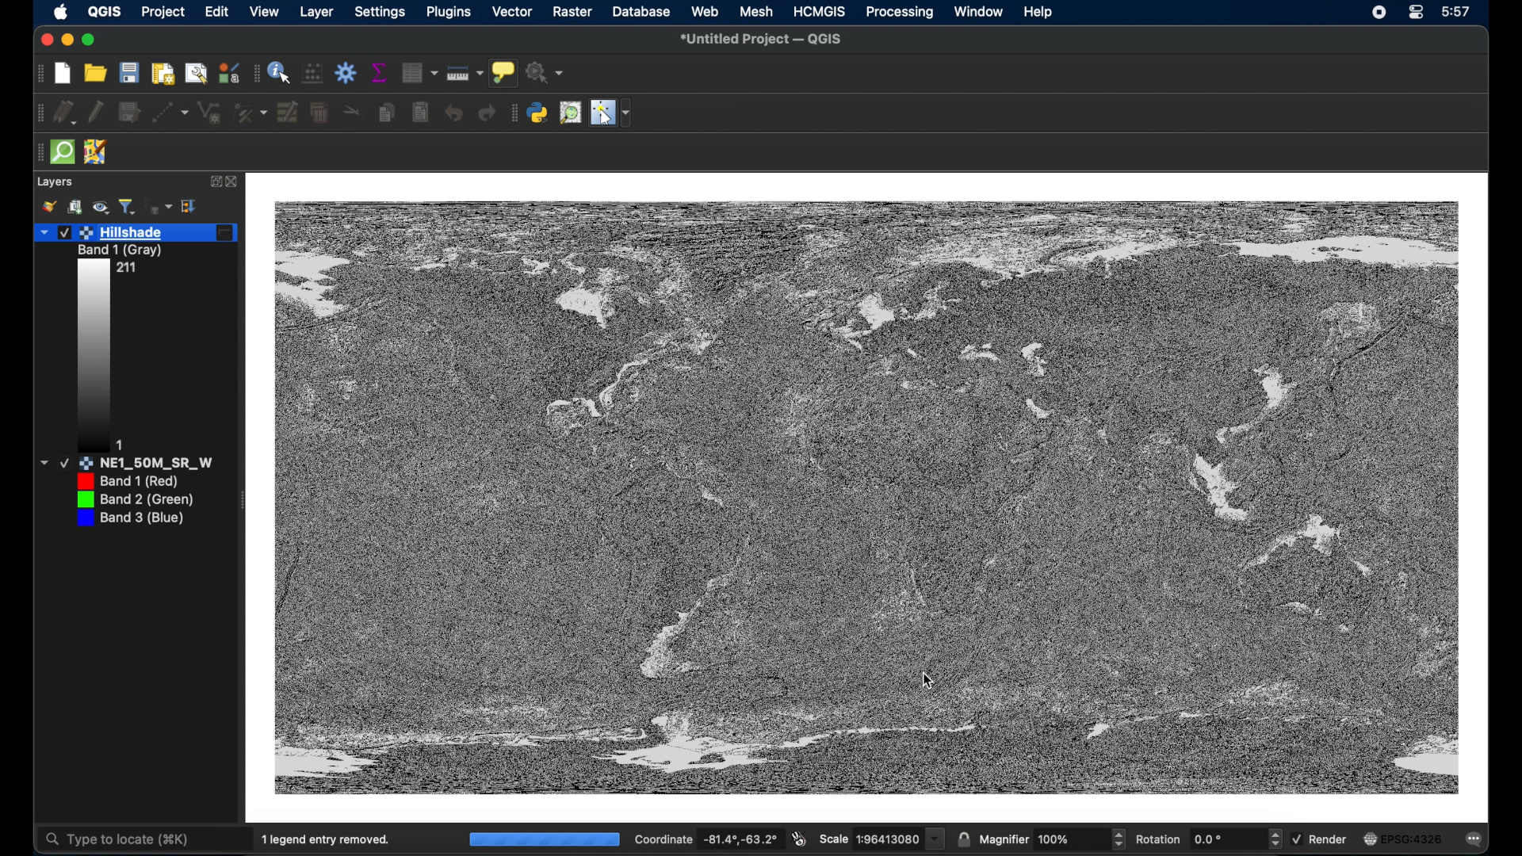  I want to click on filter legend  by expression, so click(159, 207).